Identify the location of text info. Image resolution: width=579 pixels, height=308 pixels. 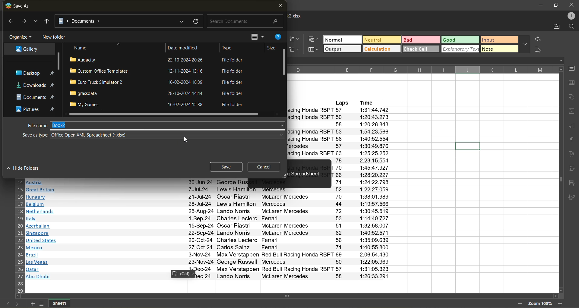
(209, 276).